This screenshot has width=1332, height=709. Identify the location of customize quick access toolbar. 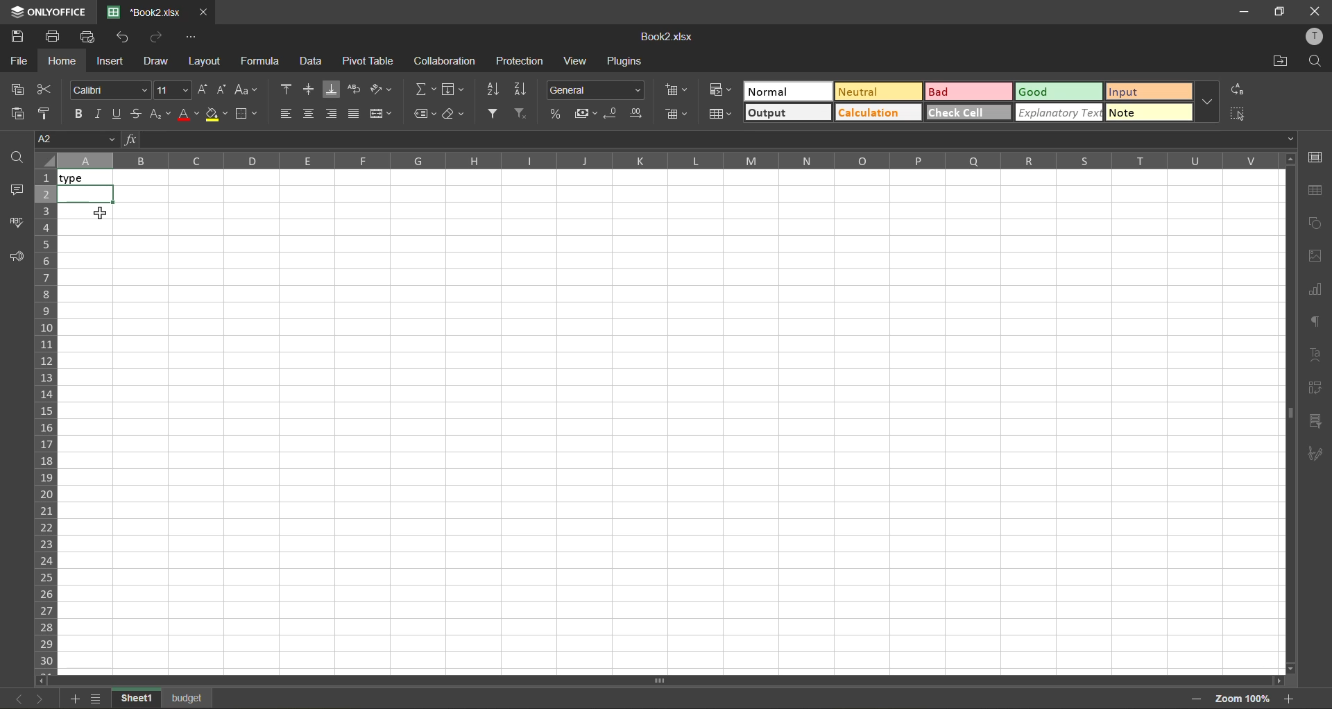
(195, 37).